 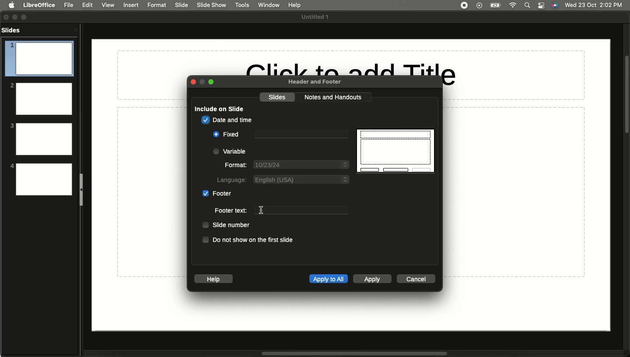 I want to click on 1, so click(x=39, y=59).